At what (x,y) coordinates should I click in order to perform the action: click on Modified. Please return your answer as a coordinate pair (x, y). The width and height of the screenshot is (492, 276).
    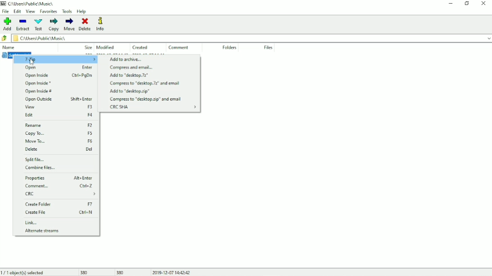
    Looking at the image, I should click on (105, 47).